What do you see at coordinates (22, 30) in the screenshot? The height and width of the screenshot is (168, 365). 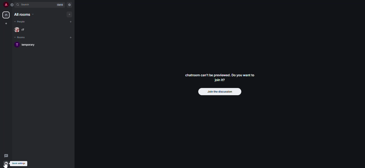 I see `people` at bounding box center [22, 30].